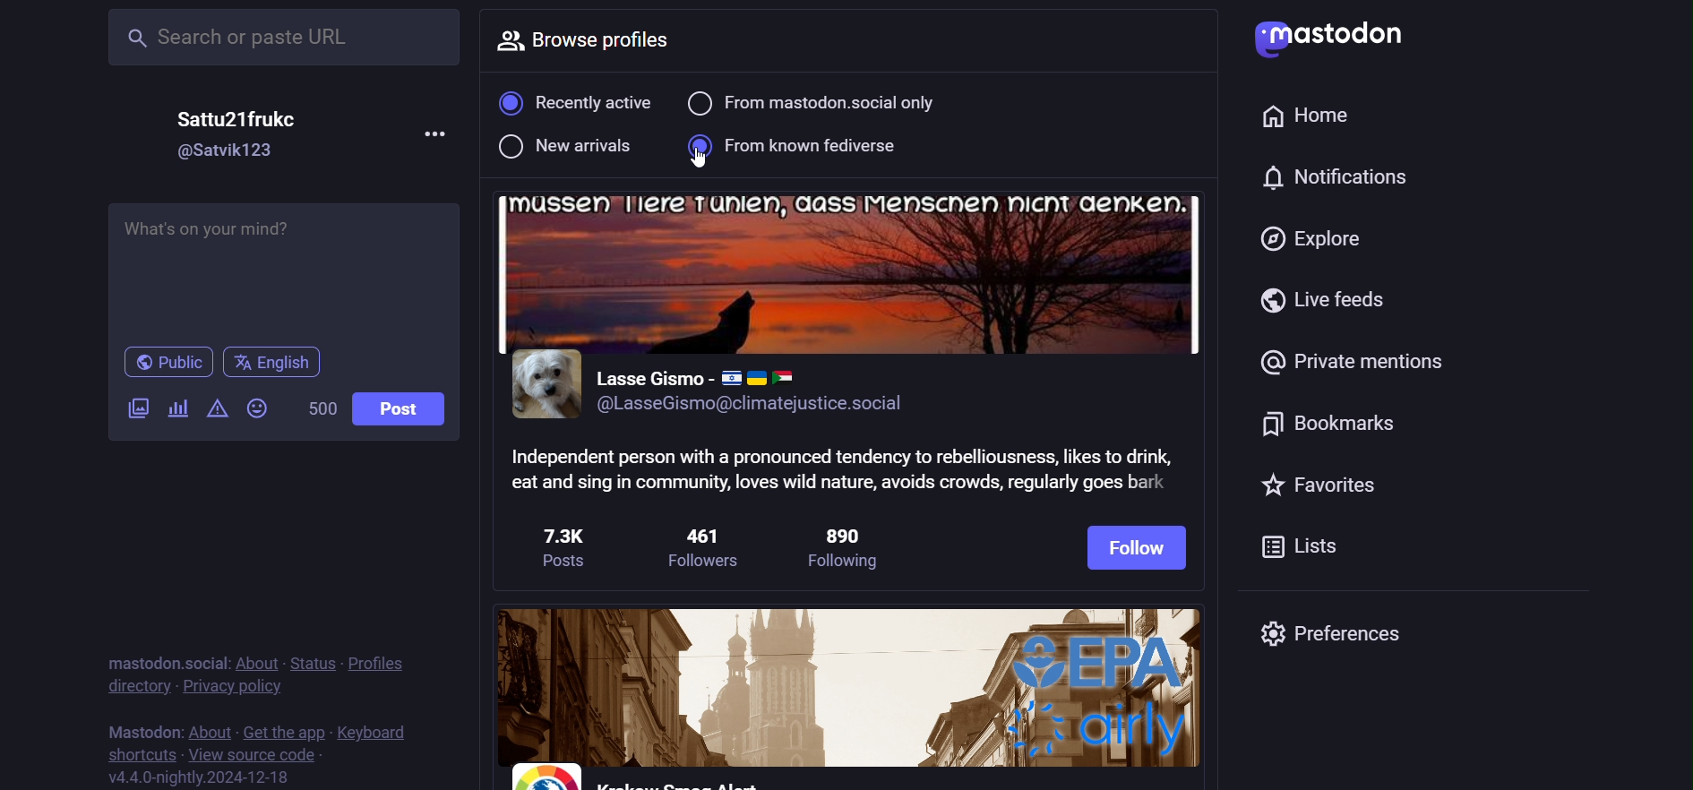 Image resolution: width=1693 pixels, height=790 pixels. What do you see at coordinates (1350, 365) in the screenshot?
I see `private mention` at bounding box center [1350, 365].